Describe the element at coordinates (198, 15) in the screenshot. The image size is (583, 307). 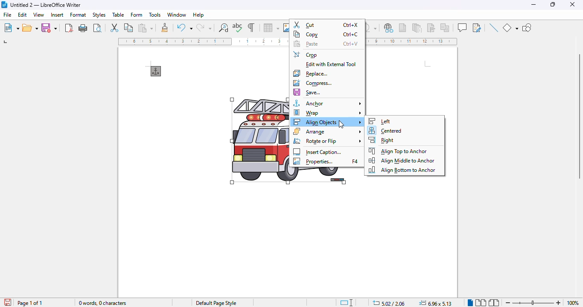
I see `help` at that location.